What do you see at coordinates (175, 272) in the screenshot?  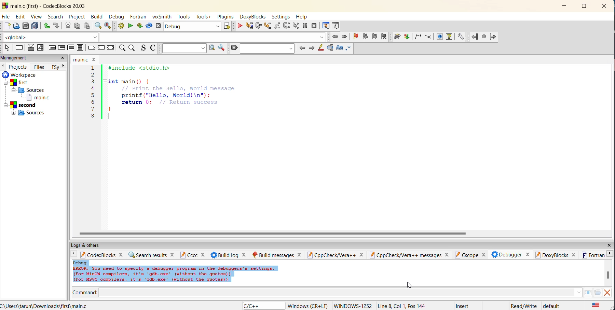 I see `Debug

|ERROR: You need to specify a debugger program in the debuggers's settings.
(For MinGW compilers, it's 'gdb.exe' (without the quotes))

(For MSVC compilers, it's 'odb.exe' (without the quotes))` at bounding box center [175, 272].